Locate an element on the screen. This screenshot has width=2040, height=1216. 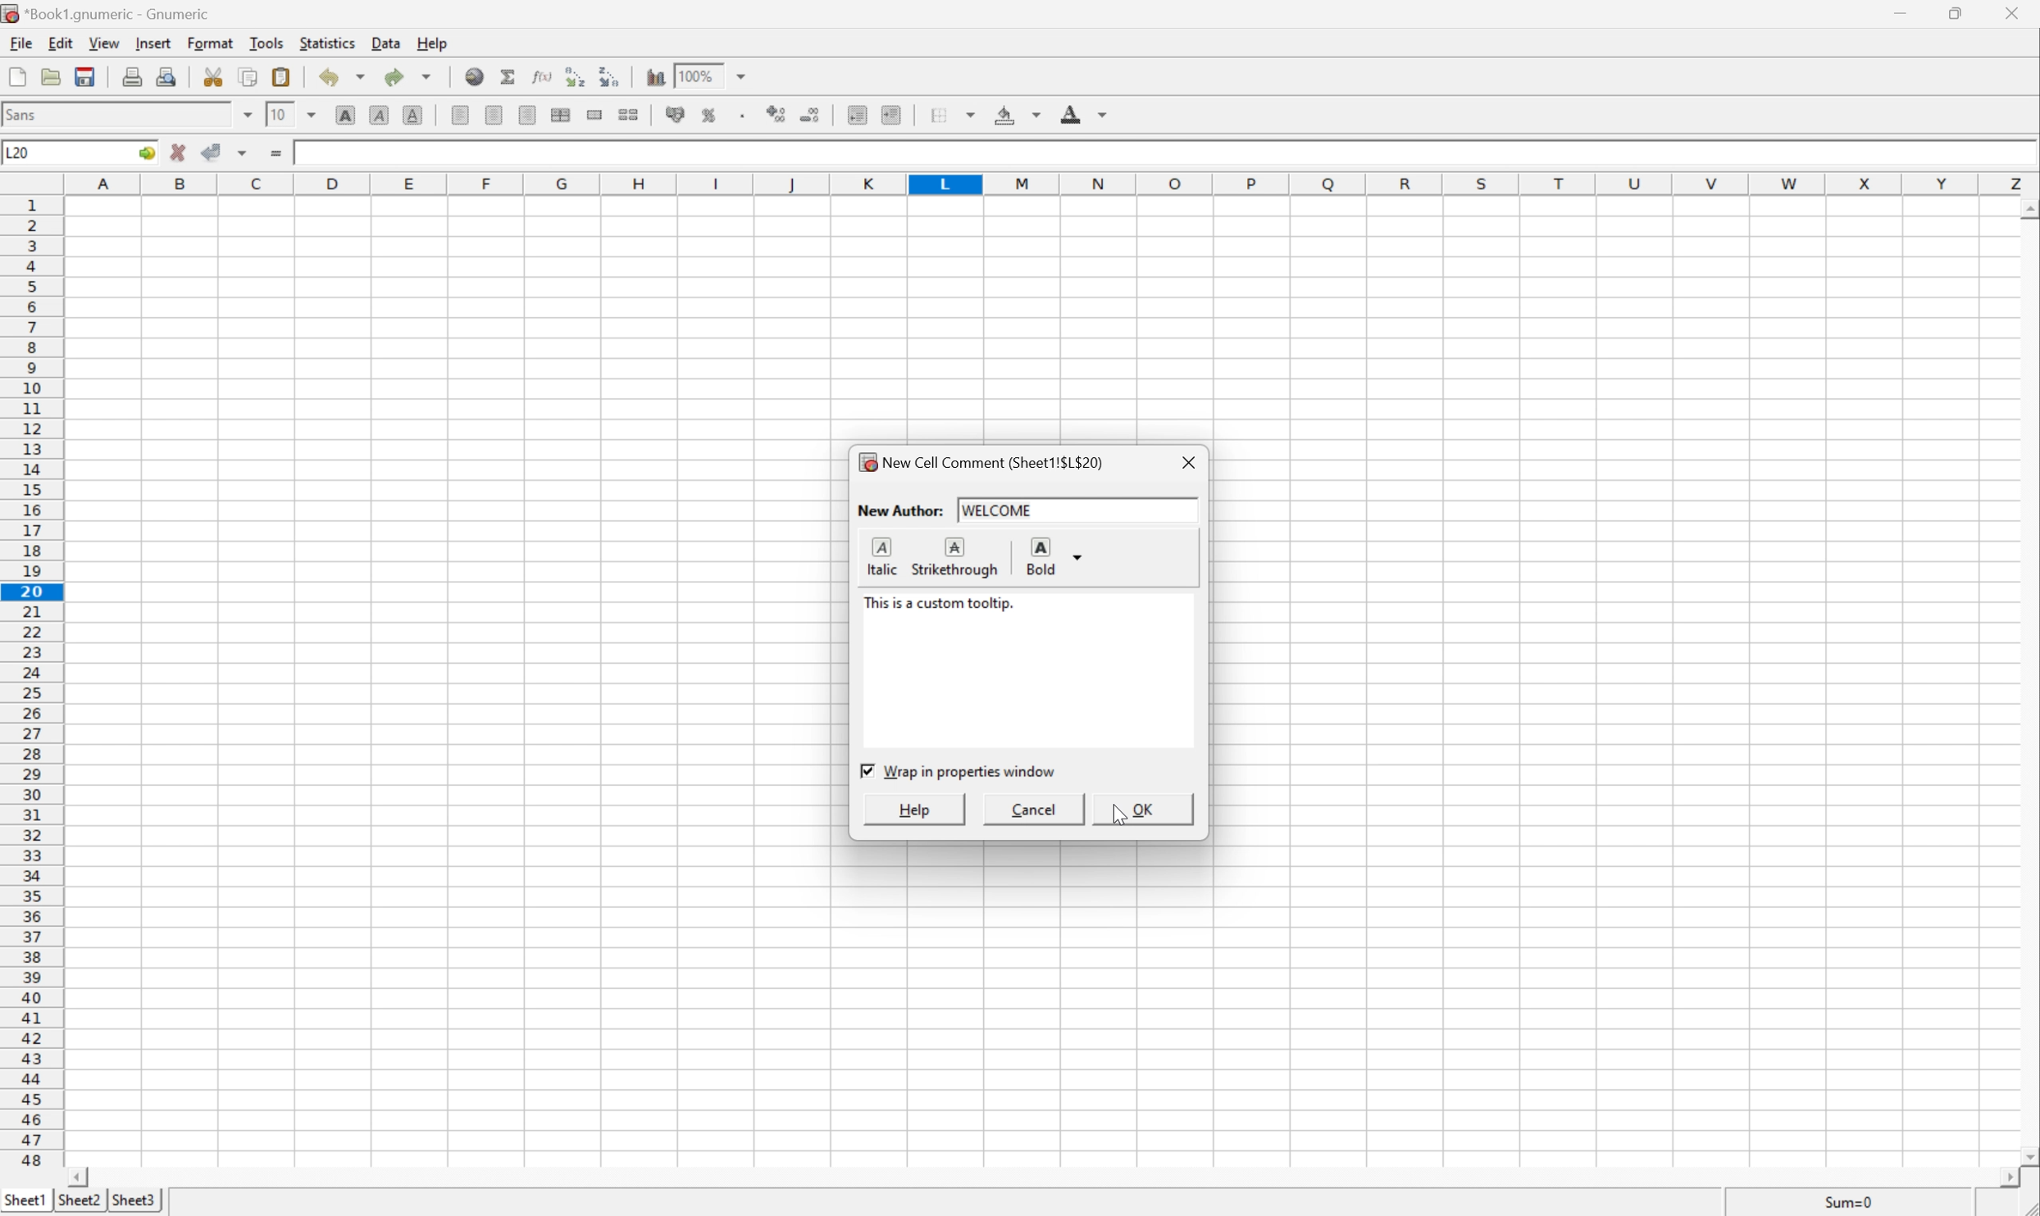
Wrap in properties window is located at coordinates (971, 770).